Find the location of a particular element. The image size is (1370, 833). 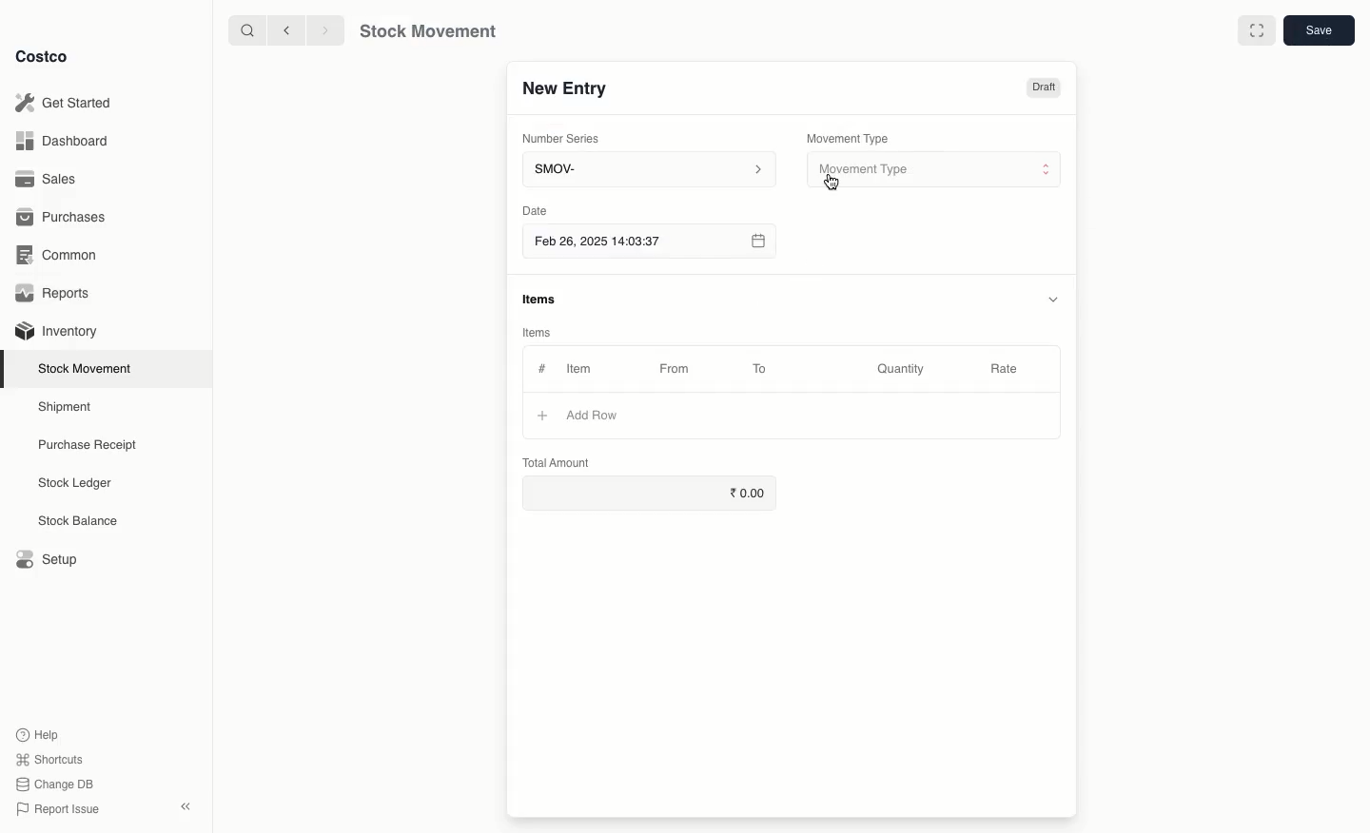

Stock Ledger is located at coordinates (75, 485).